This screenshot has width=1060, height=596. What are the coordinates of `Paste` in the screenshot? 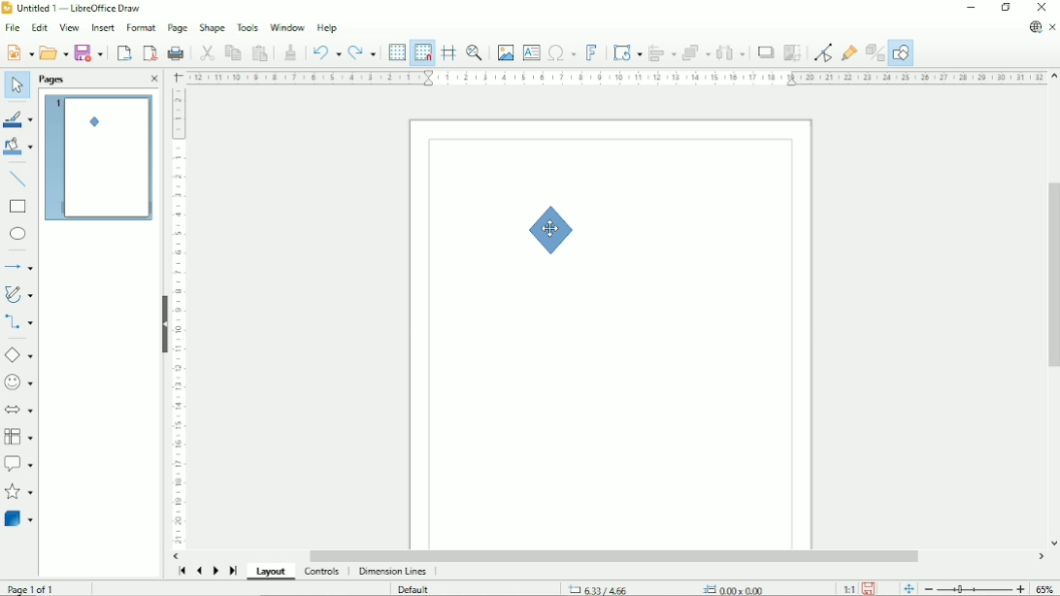 It's located at (261, 52).